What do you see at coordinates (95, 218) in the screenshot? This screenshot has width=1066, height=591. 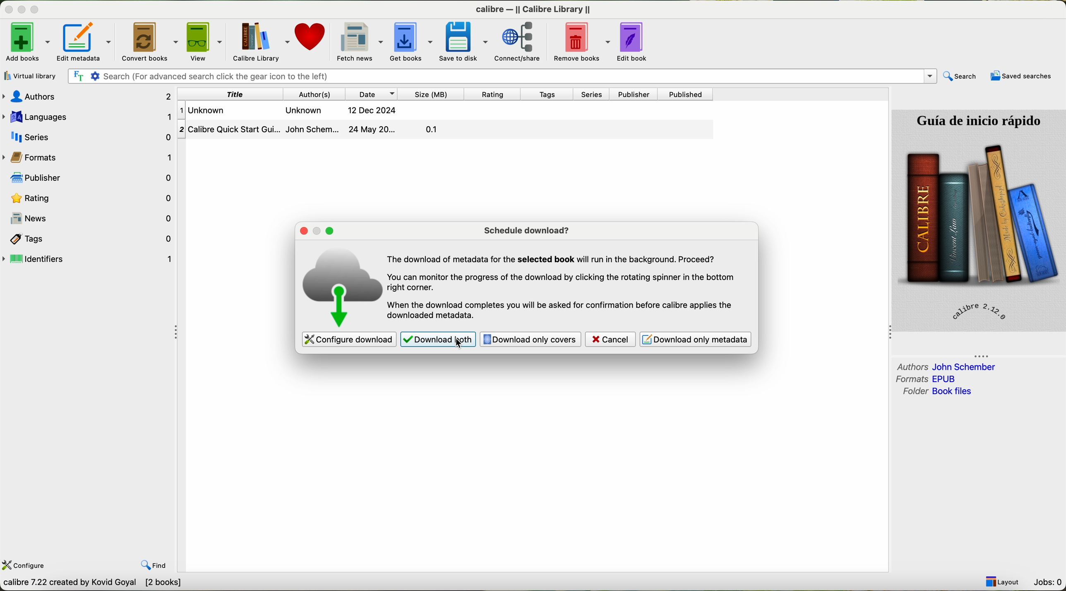 I see `news` at bounding box center [95, 218].